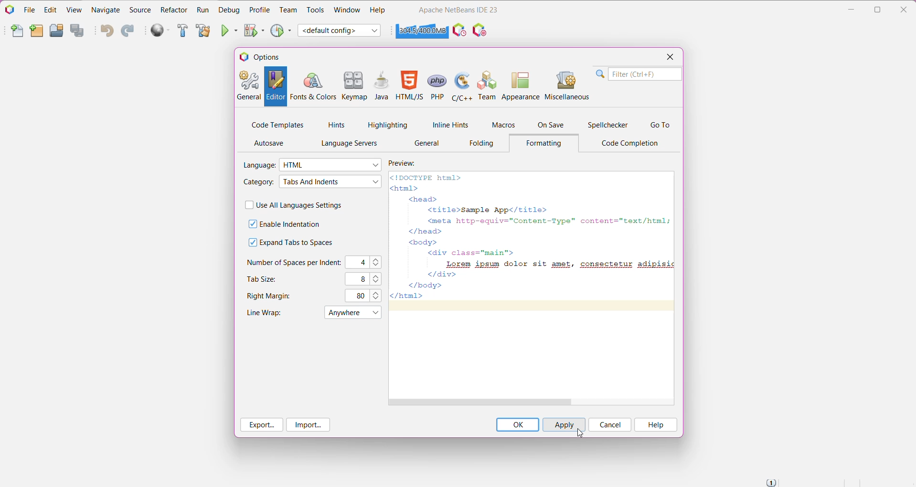 This screenshot has height=487, width=916. I want to click on Editor, so click(276, 86).